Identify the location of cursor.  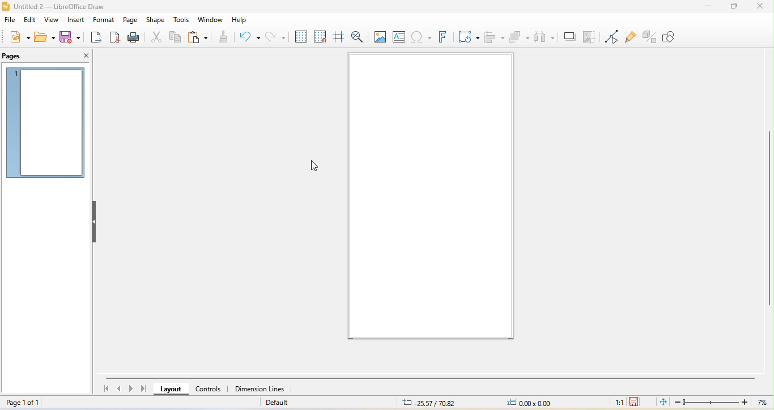
(315, 164).